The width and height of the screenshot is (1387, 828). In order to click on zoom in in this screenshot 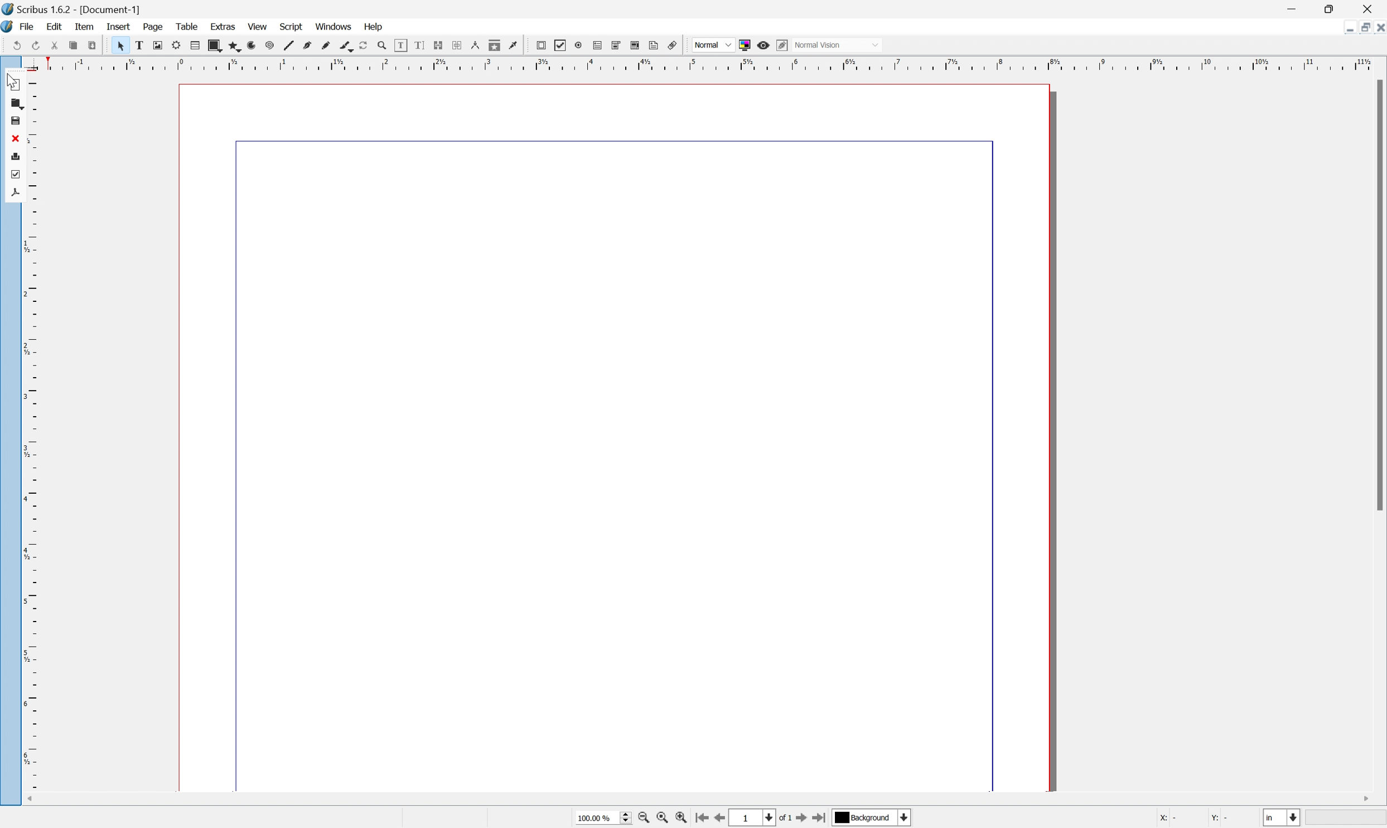, I will do `click(680, 819)`.